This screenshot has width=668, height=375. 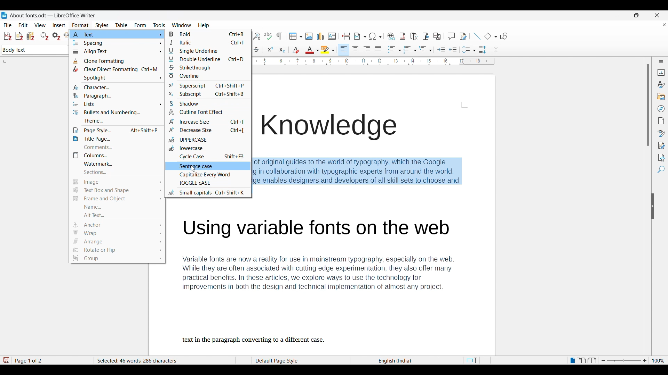 I want to click on cycle case, so click(x=210, y=157).